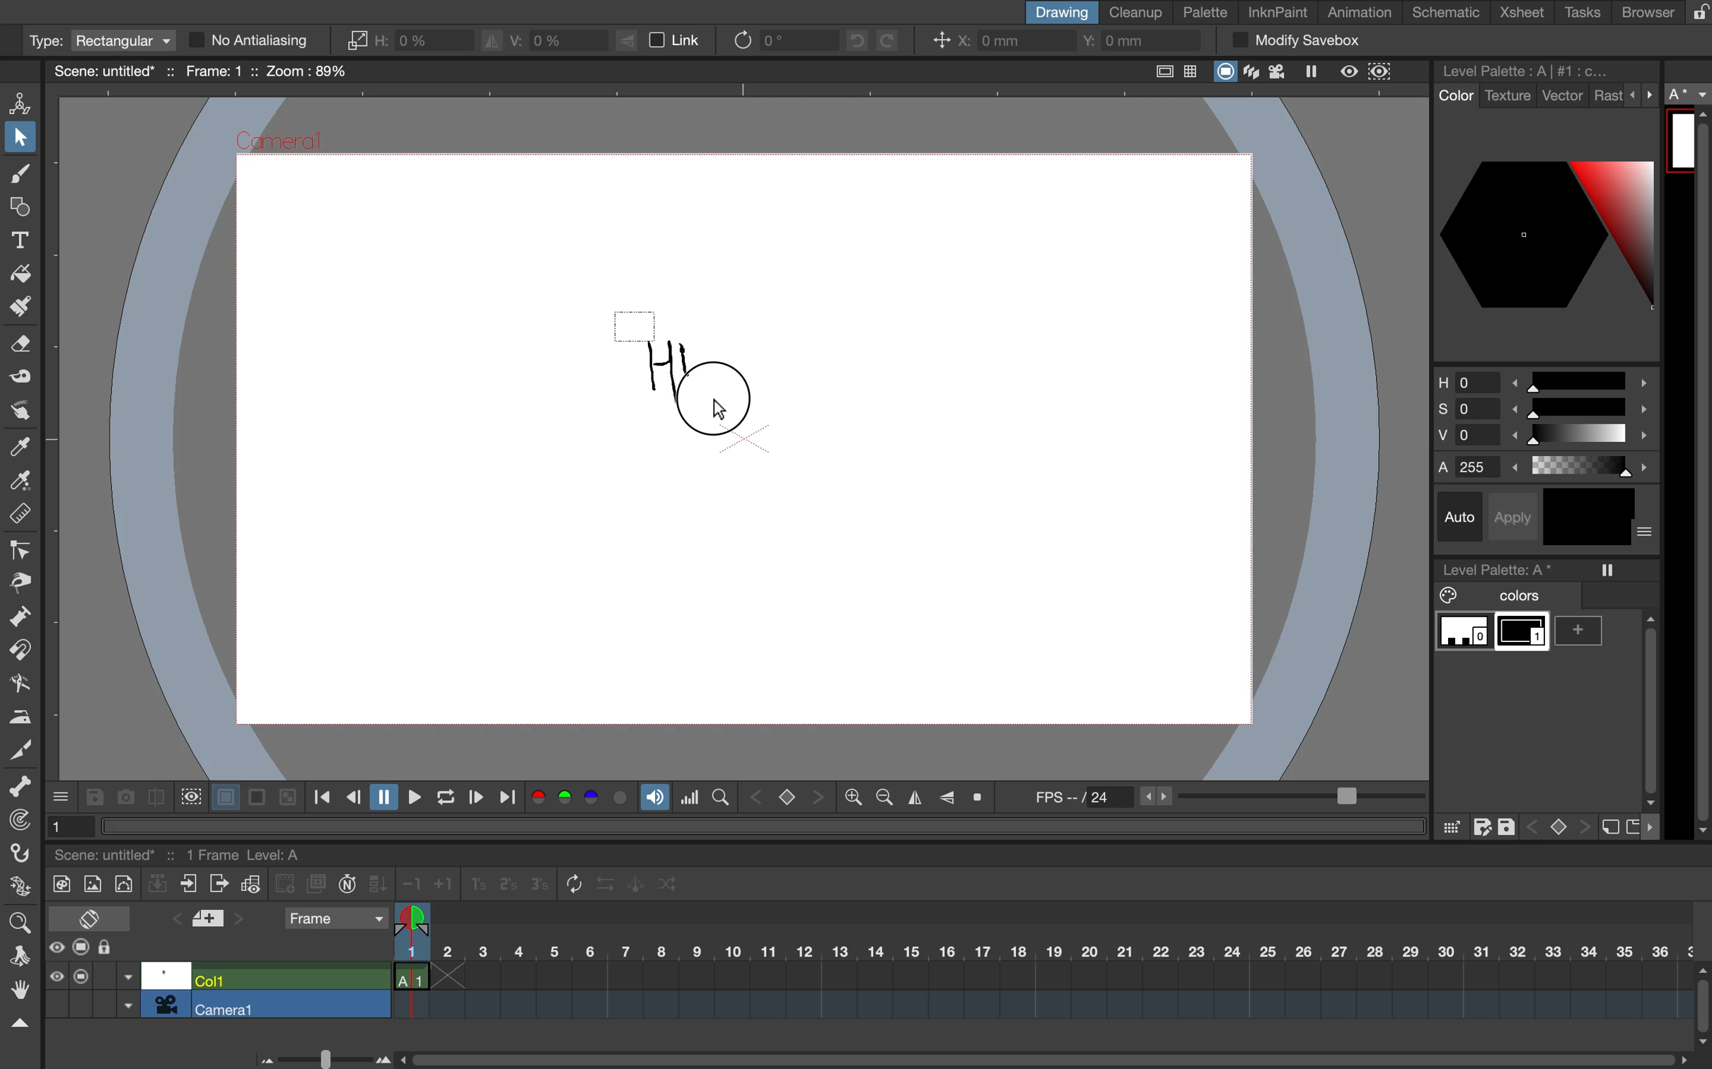 Image resolution: width=1712 pixels, height=1069 pixels. Describe the element at coordinates (23, 349) in the screenshot. I see `eraser tool` at that location.